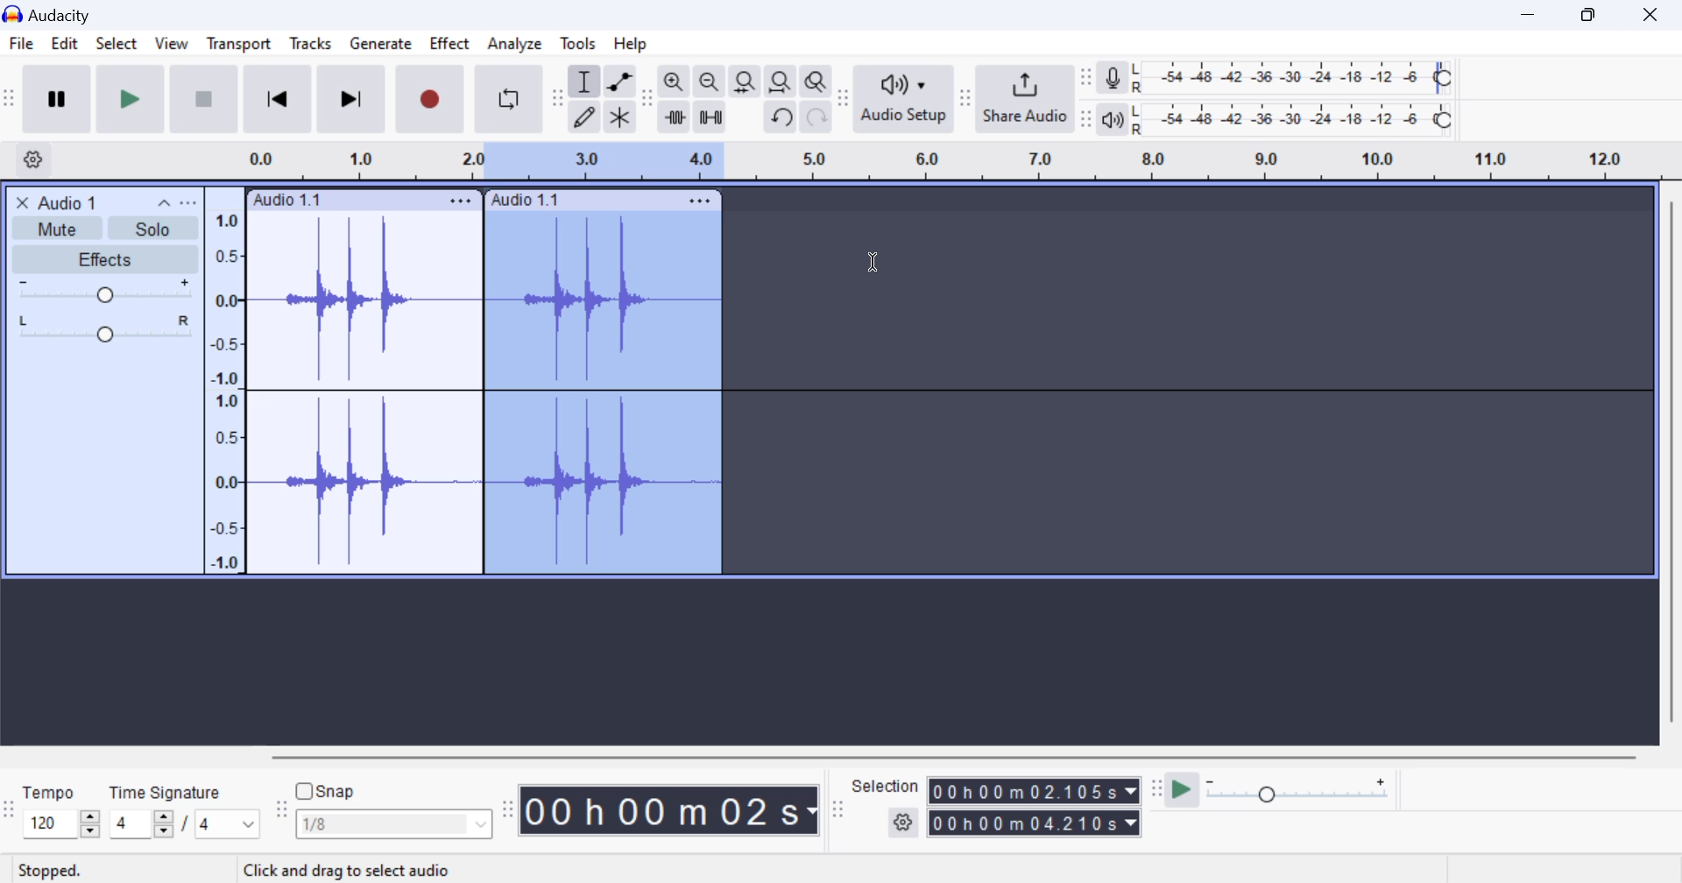 Image resolution: width=1682 pixels, height=883 pixels. Describe the element at coordinates (162, 201) in the screenshot. I see `collapse` at that location.